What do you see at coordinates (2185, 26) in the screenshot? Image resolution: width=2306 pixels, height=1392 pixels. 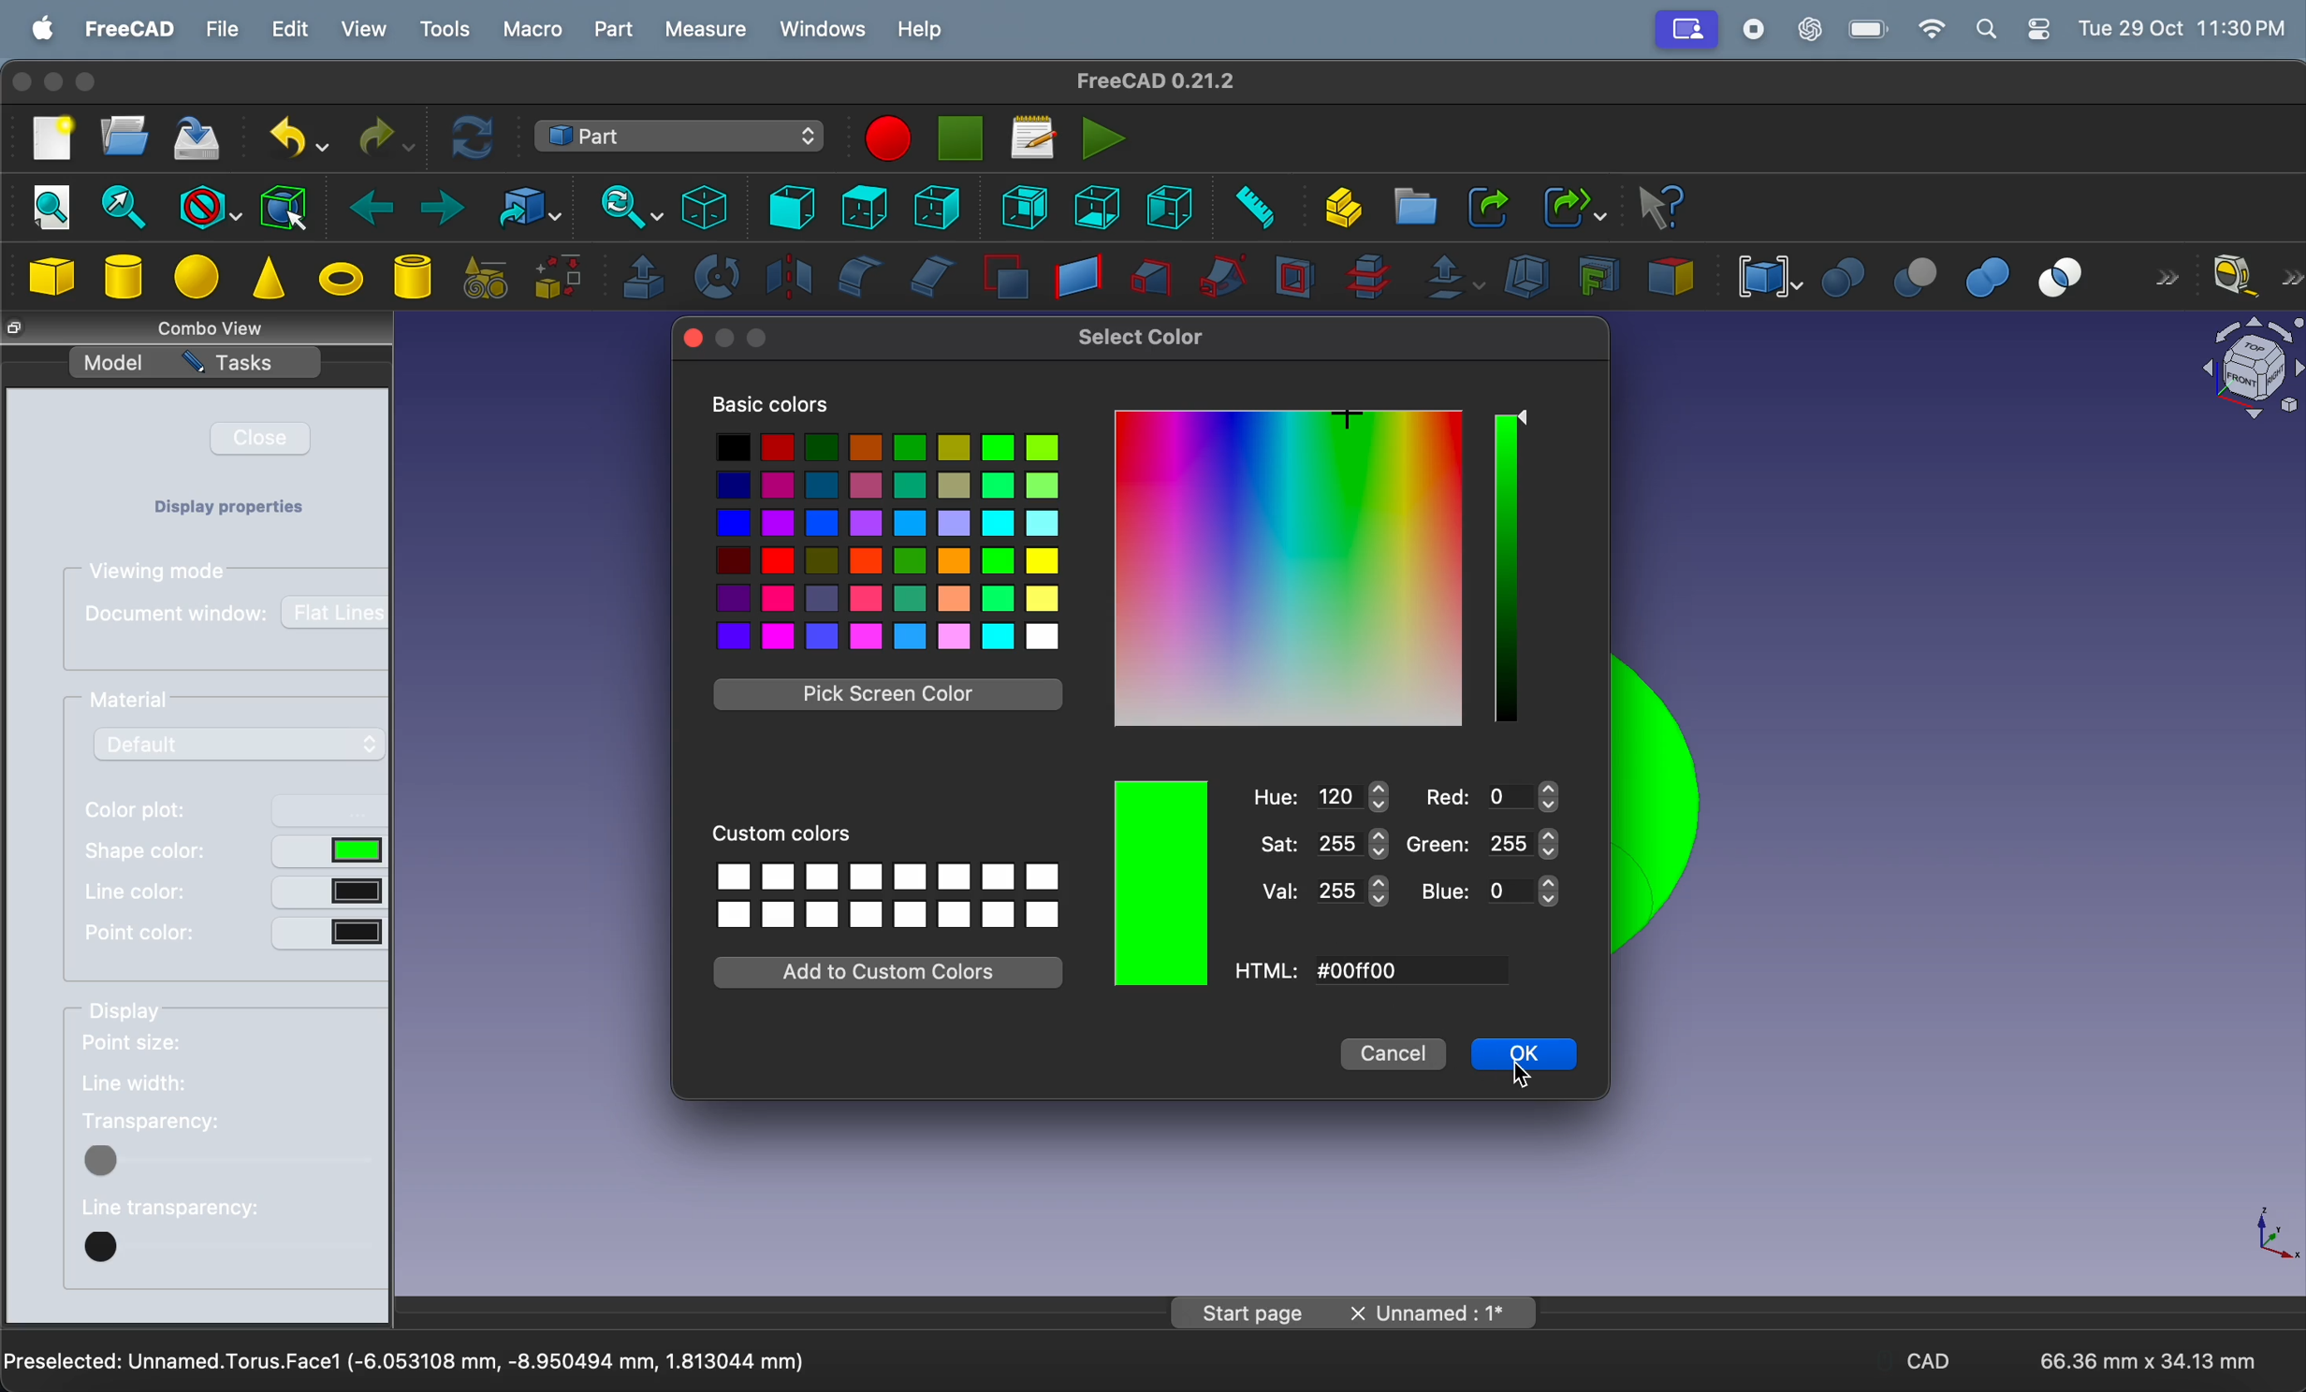 I see `time and date` at bounding box center [2185, 26].